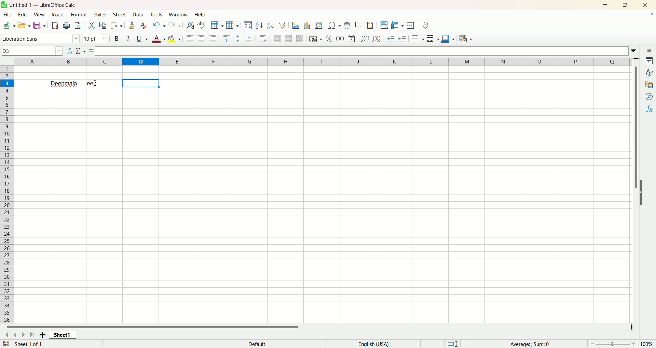 The image size is (656, 348). I want to click on spell check, so click(201, 25).